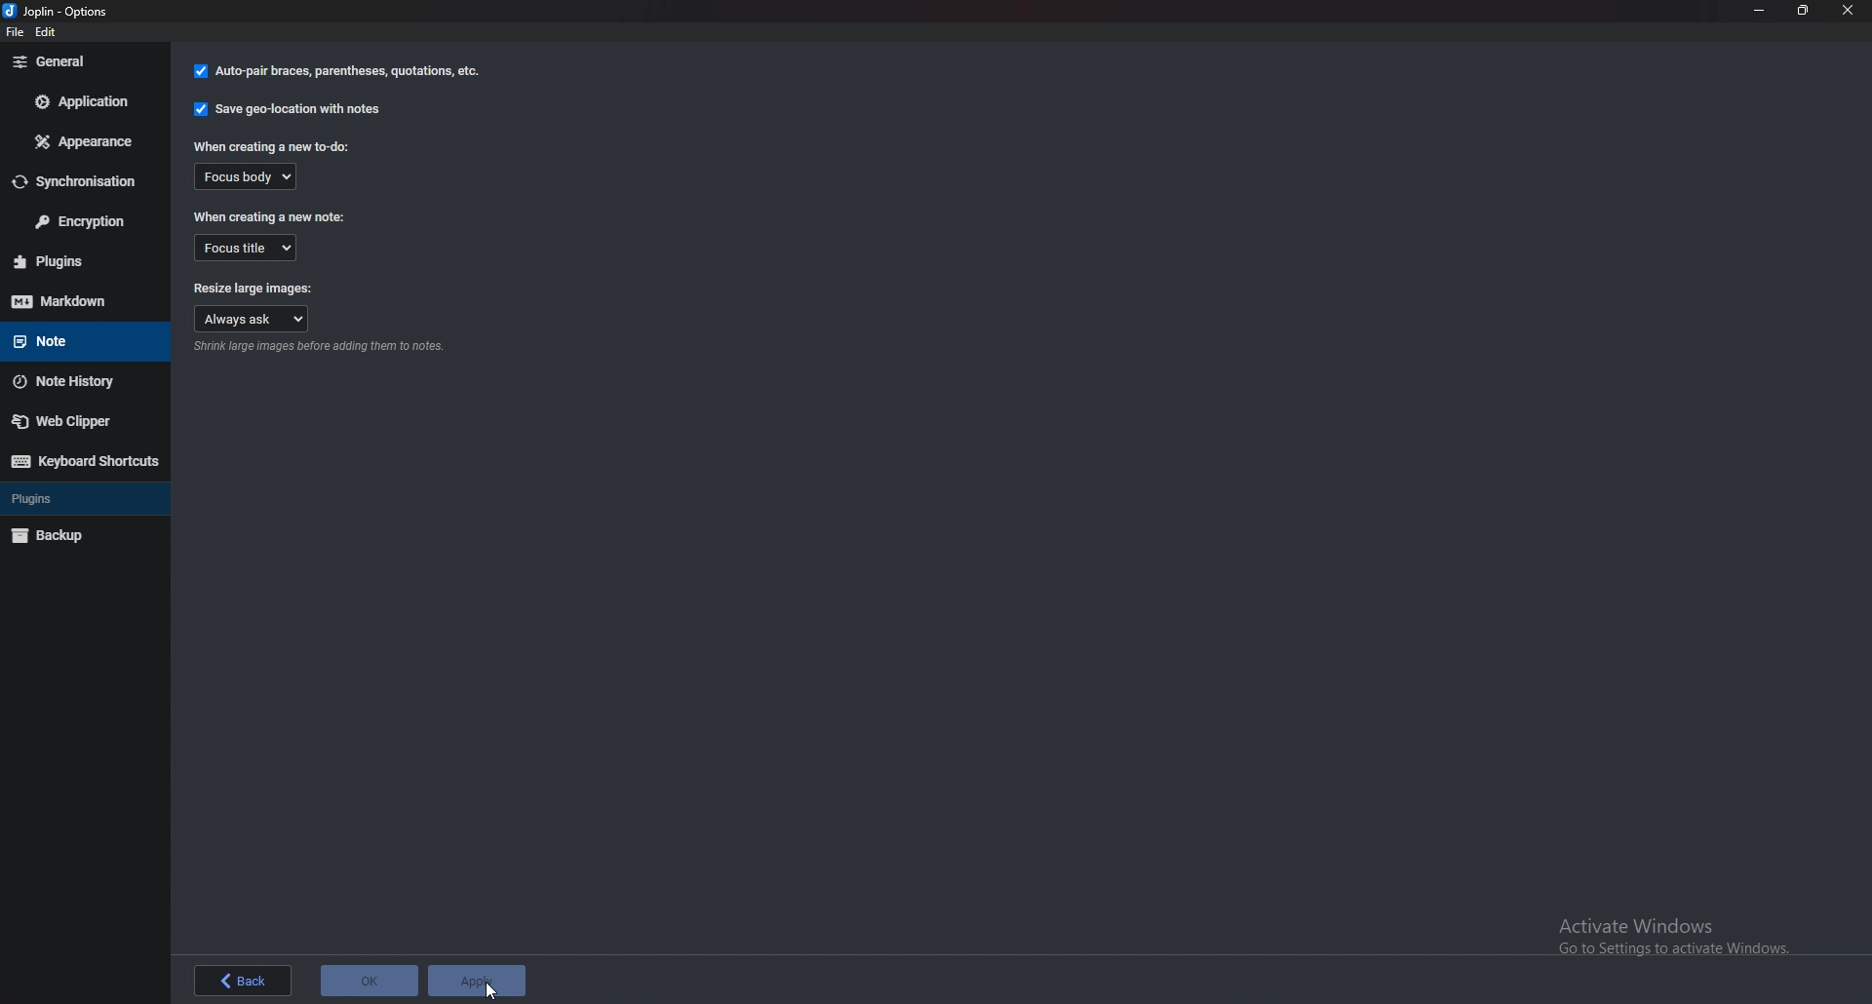 The image size is (1872, 1004). I want to click on edit, so click(50, 34).